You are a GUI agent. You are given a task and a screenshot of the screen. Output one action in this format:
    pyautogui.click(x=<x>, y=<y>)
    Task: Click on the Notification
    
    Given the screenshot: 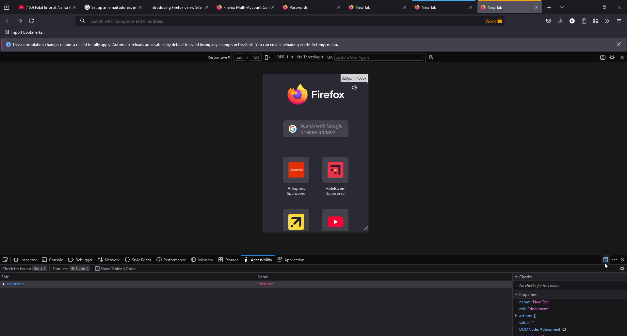 What is the action you would take?
    pyautogui.click(x=307, y=45)
    